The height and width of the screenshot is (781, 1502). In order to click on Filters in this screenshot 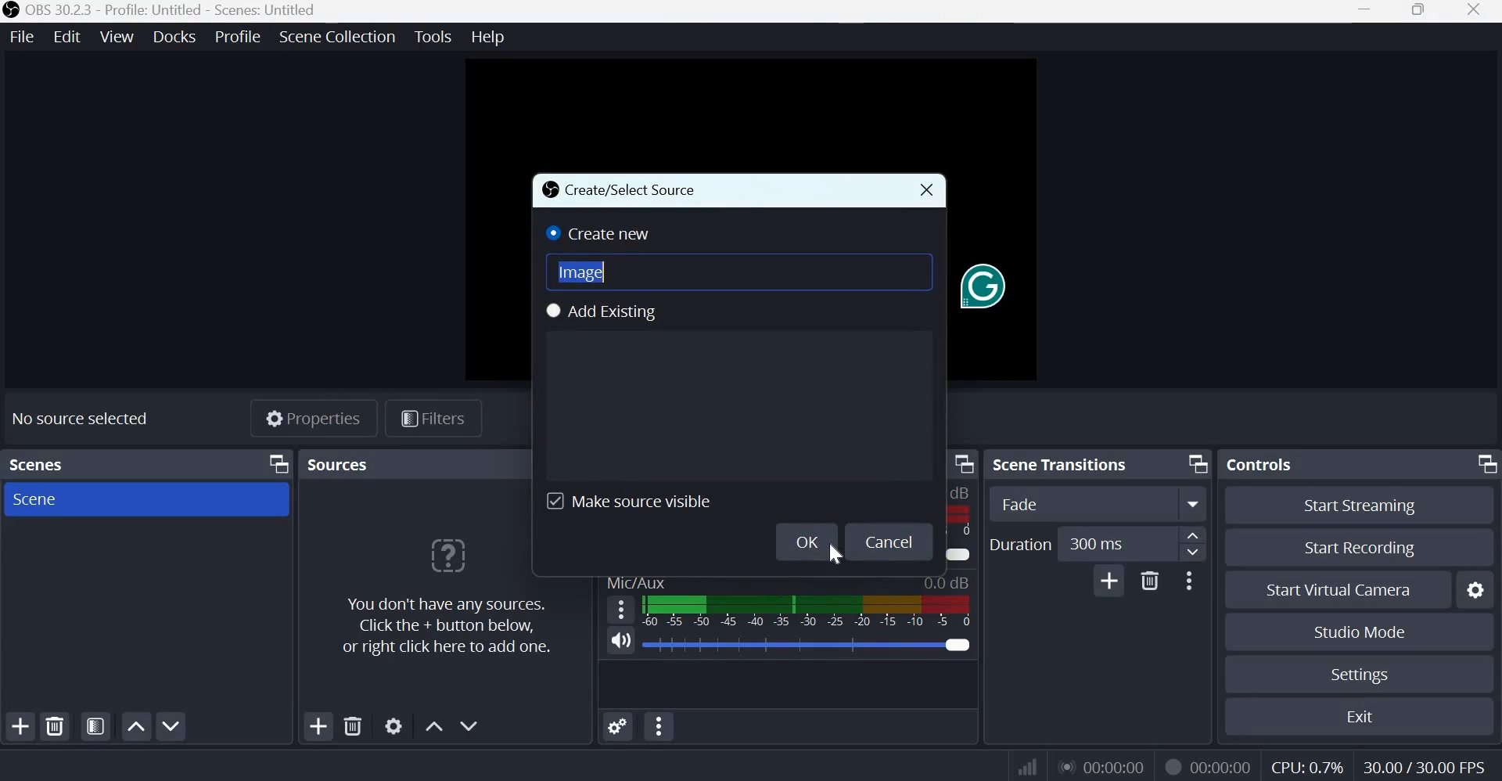, I will do `click(435, 416)`.